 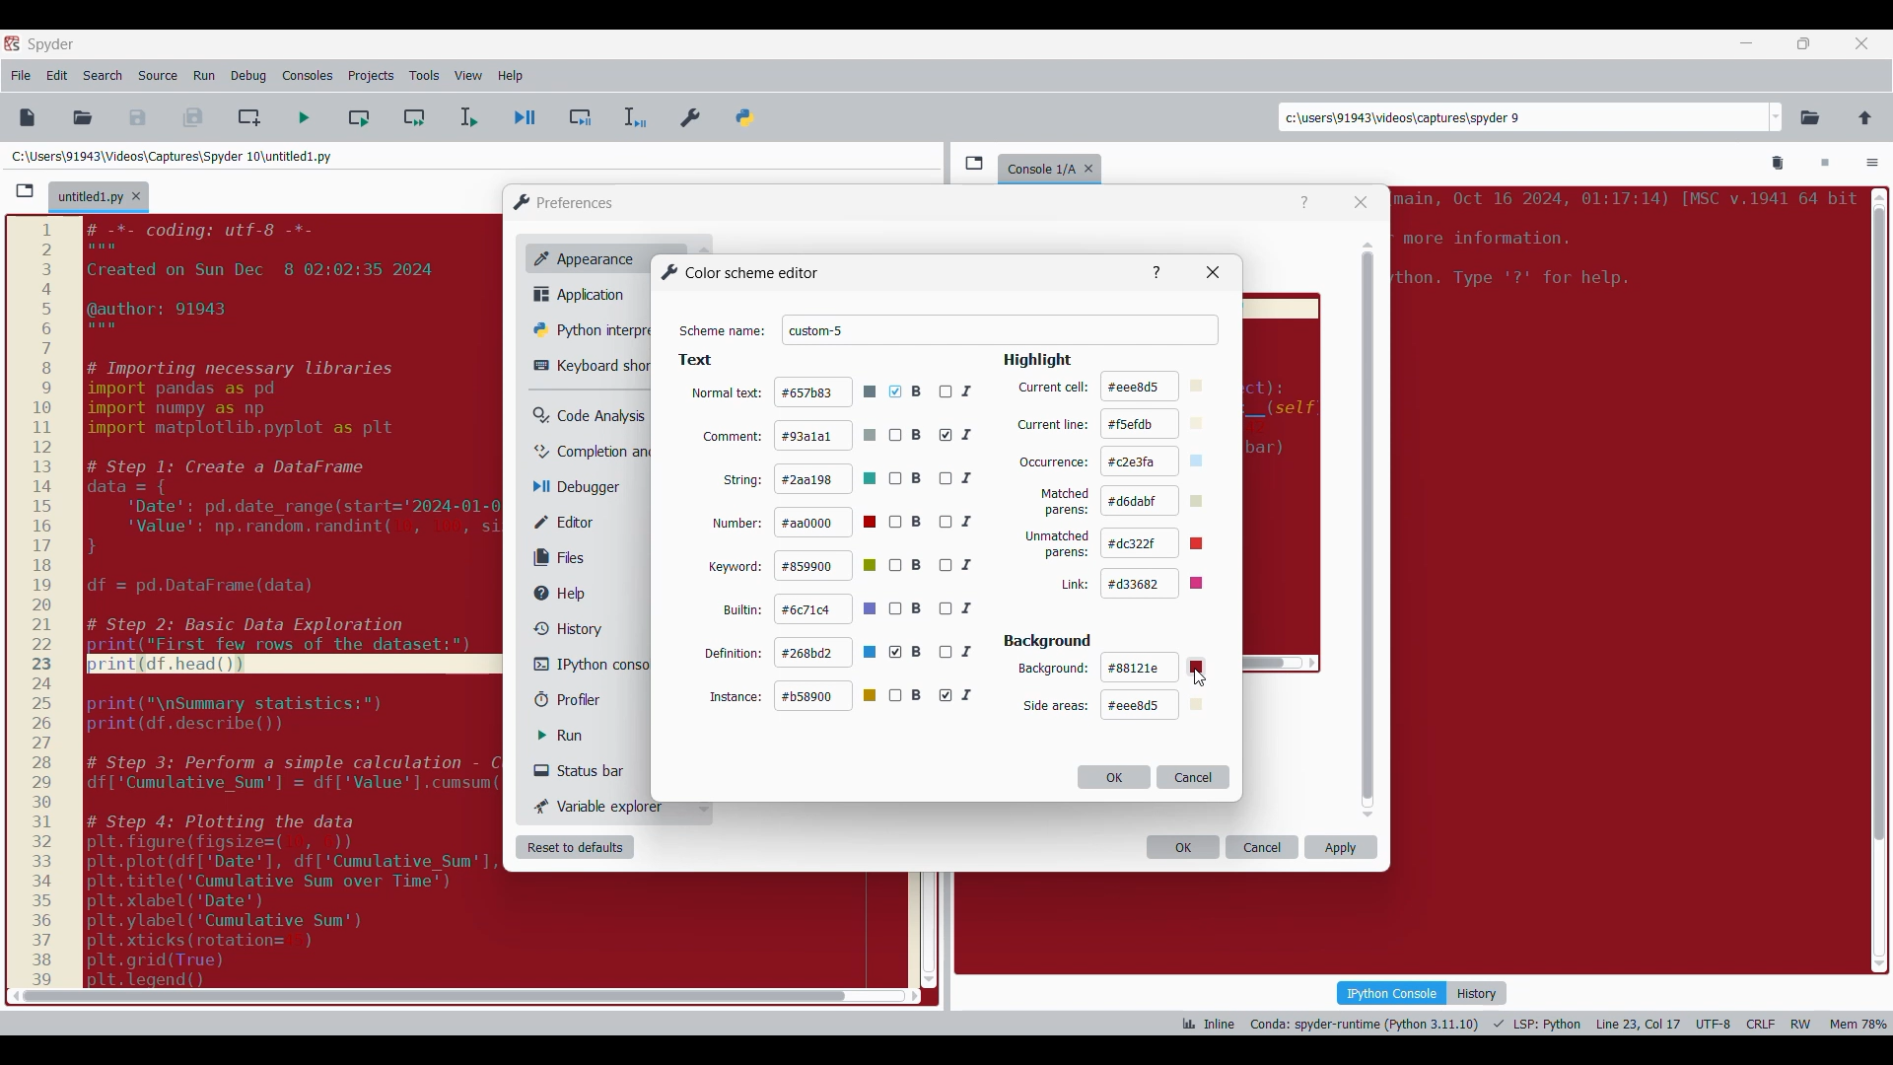 I want to click on Run current cell, so click(x=359, y=117).